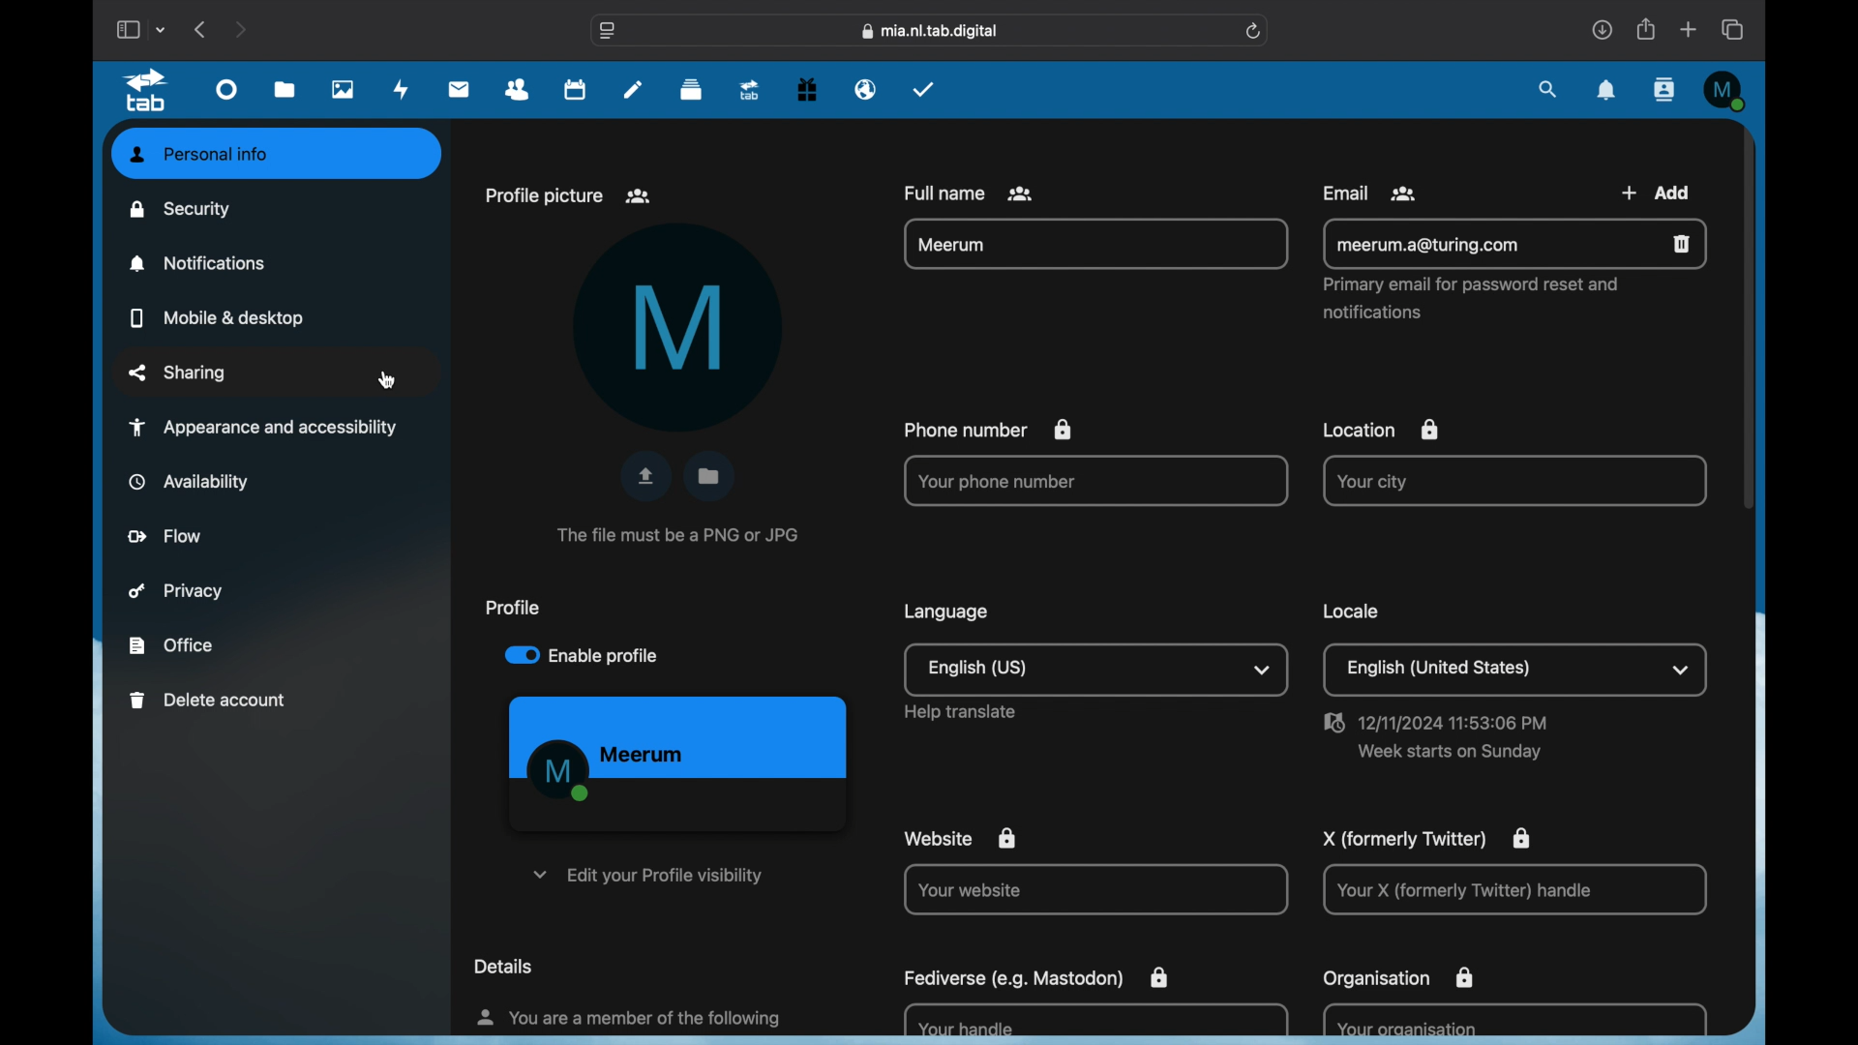 This screenshot has width=1858, height=1045. I want to click on tab, so click(146, 90).